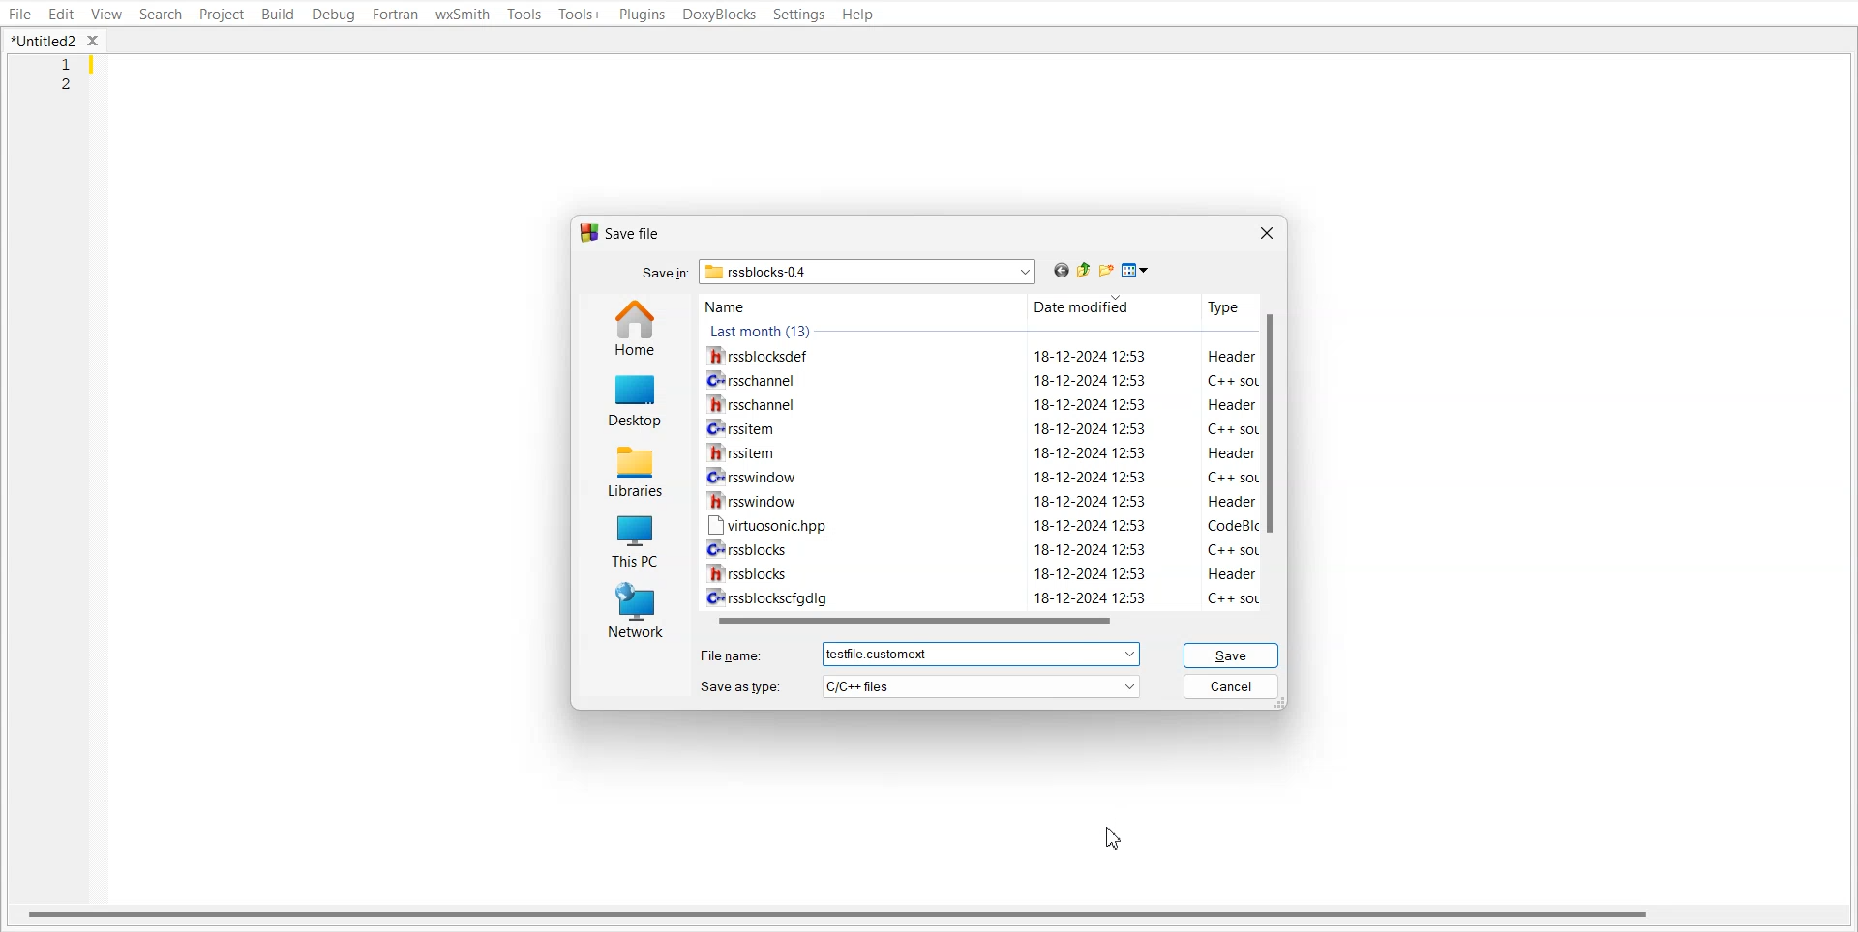  What do you see at coordinates (277, 14) in the screenshot?
I see `Build` at bounding box center [277, 14].